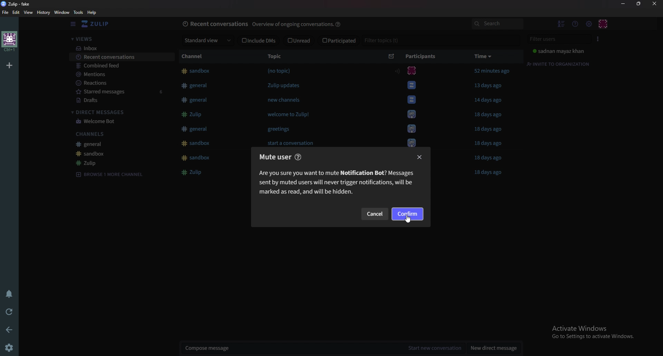 This screenshot has height=356, width=663. Describe the element at coordinates (290, 144) in the screenshot. I see `start a conversation` at that location.